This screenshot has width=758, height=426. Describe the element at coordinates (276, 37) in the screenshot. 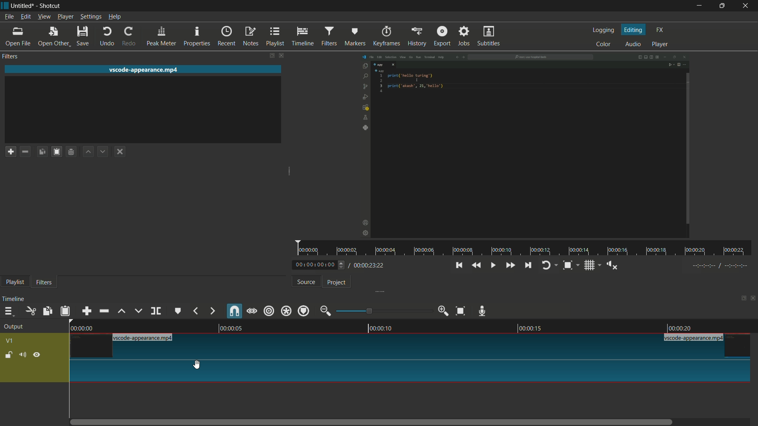

I see `playlist` at that location.